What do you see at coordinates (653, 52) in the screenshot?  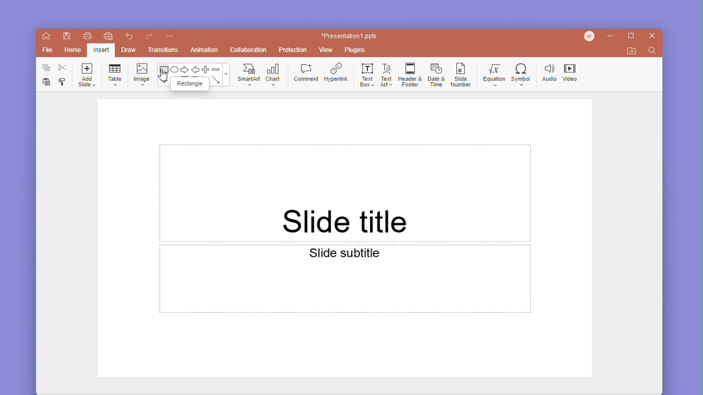 I see `find` at bounding box center [653, 52].